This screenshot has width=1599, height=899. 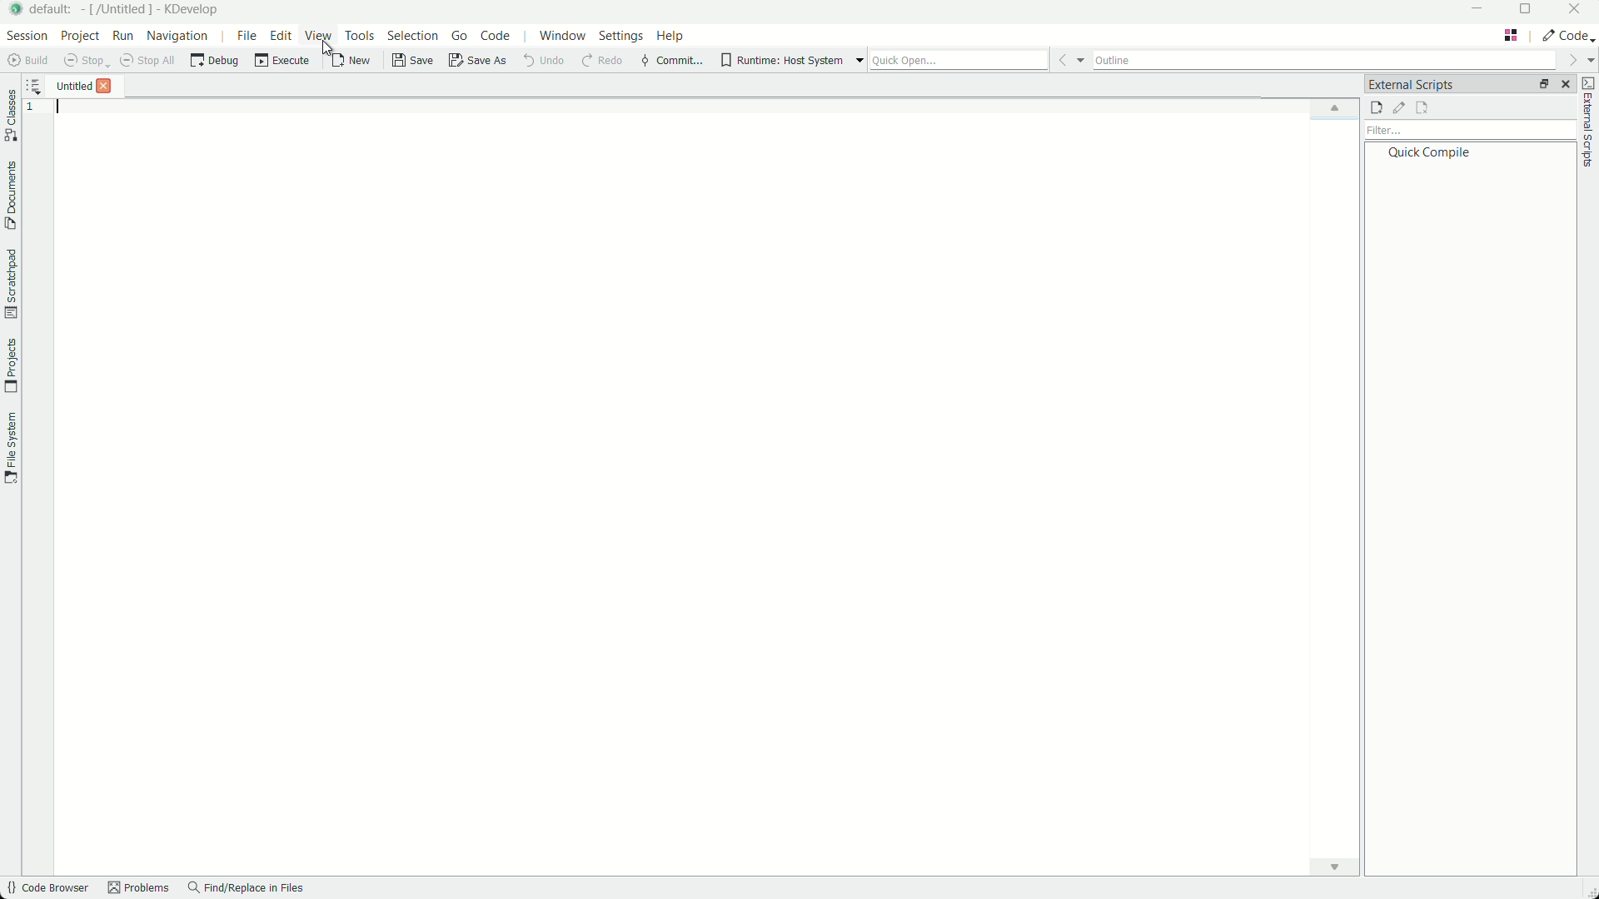 What do you see at coordinates (357, 62) in the screenshot?
I see `new file` at bounding box center [357, 62].